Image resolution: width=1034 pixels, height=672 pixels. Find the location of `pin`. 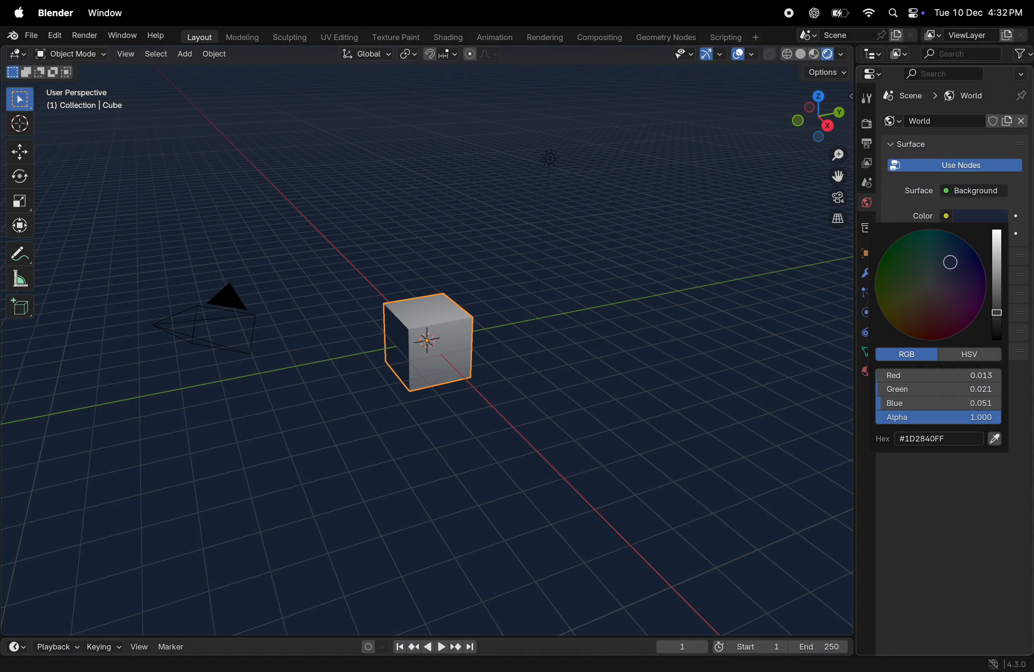

pin is located at coordinates (1022, 96).